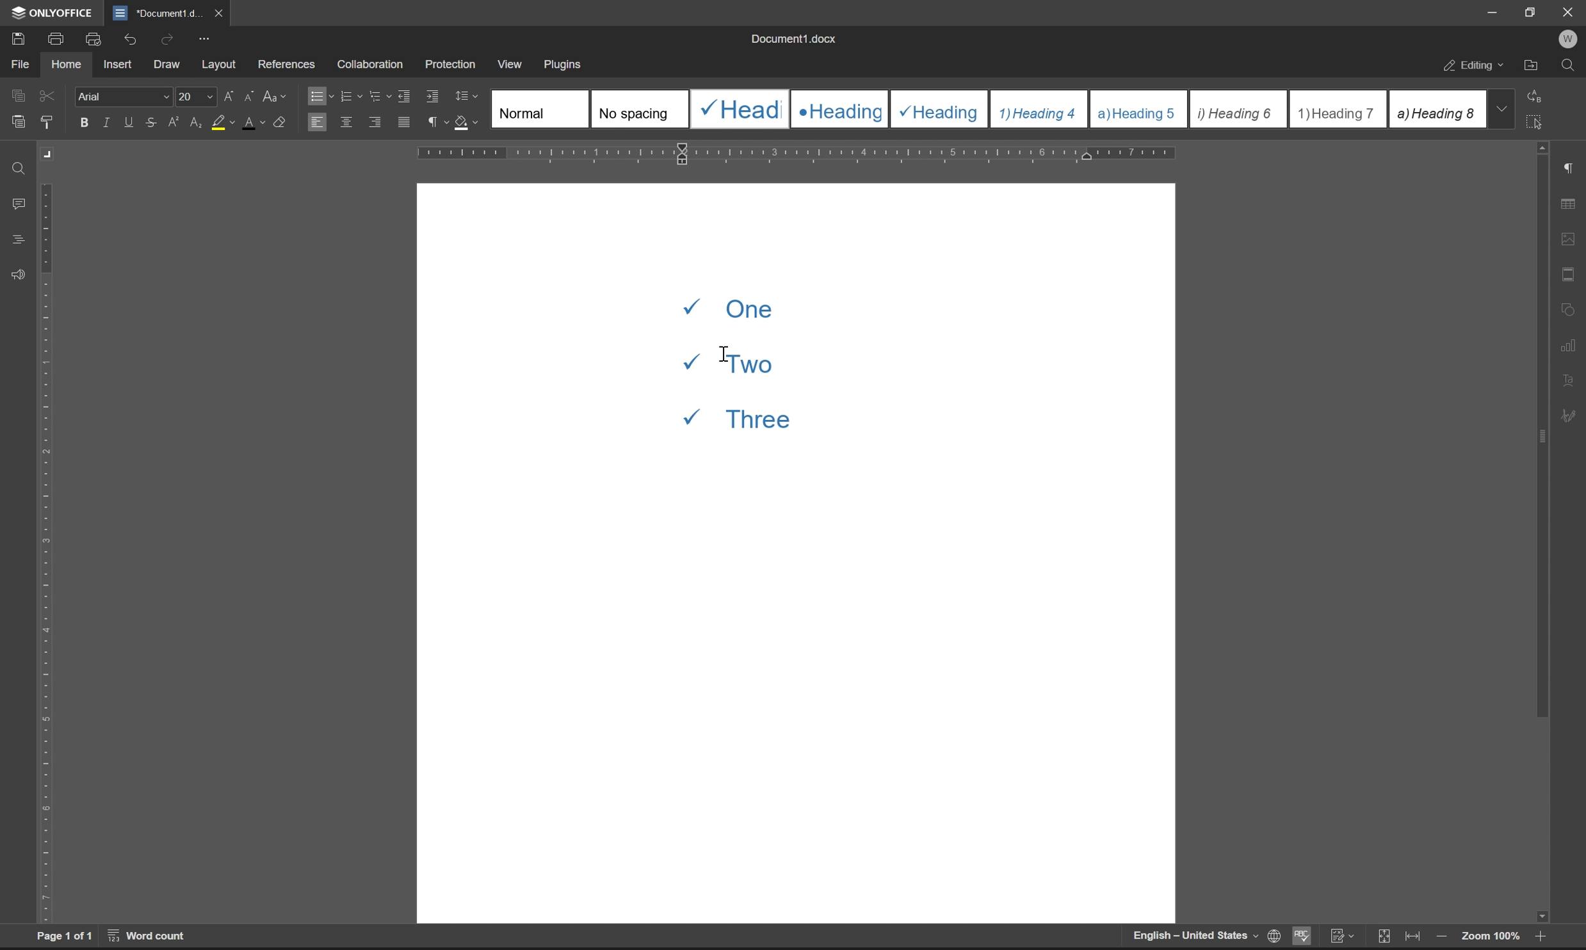 This screenshot has height=950, width=1586. I want to click on W, so click(1570, 39).